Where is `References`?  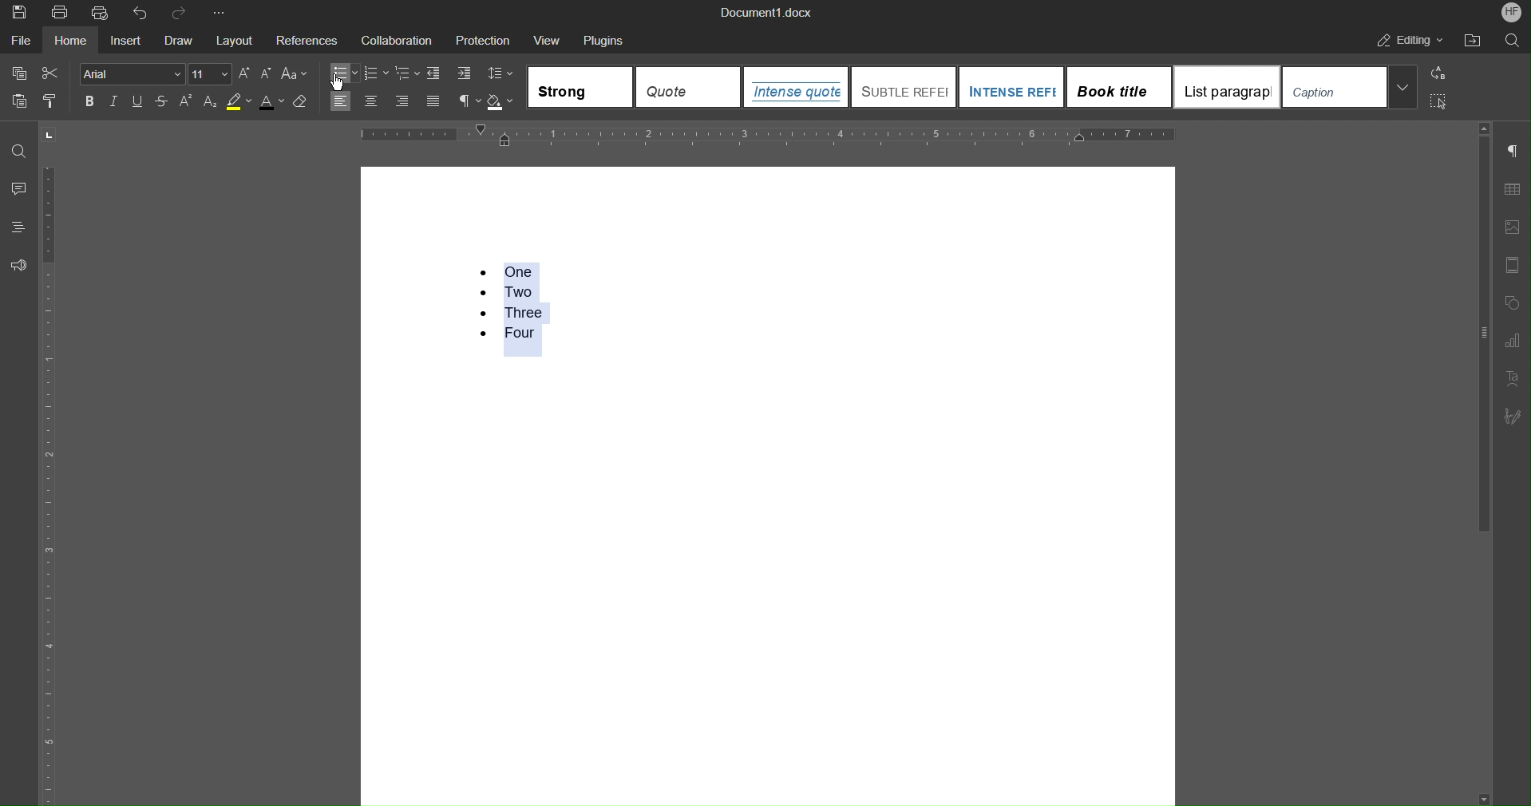 References is located at coordinates (306, 38).